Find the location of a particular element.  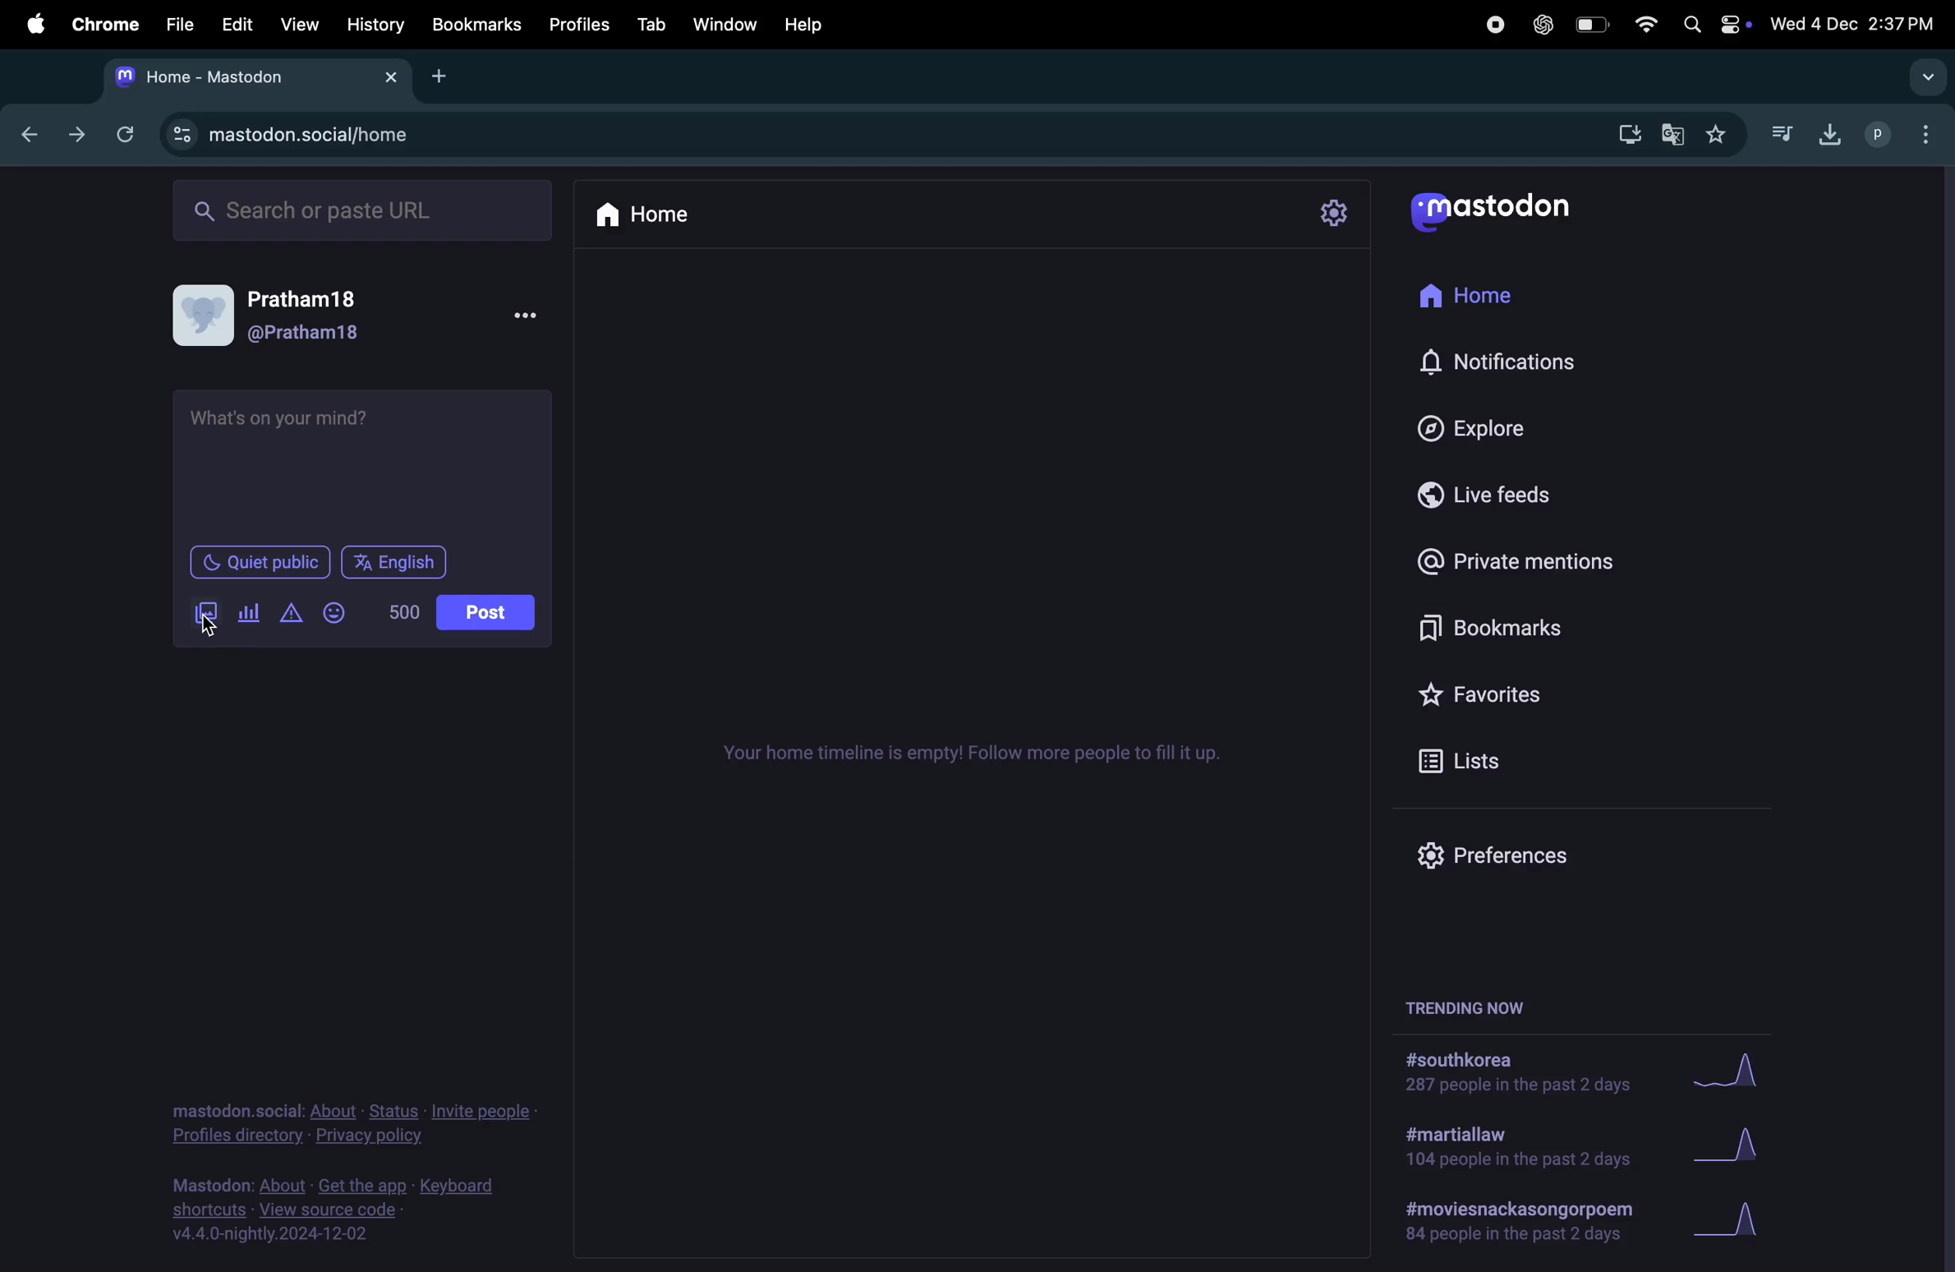

image is located at coordinates (207, 614).